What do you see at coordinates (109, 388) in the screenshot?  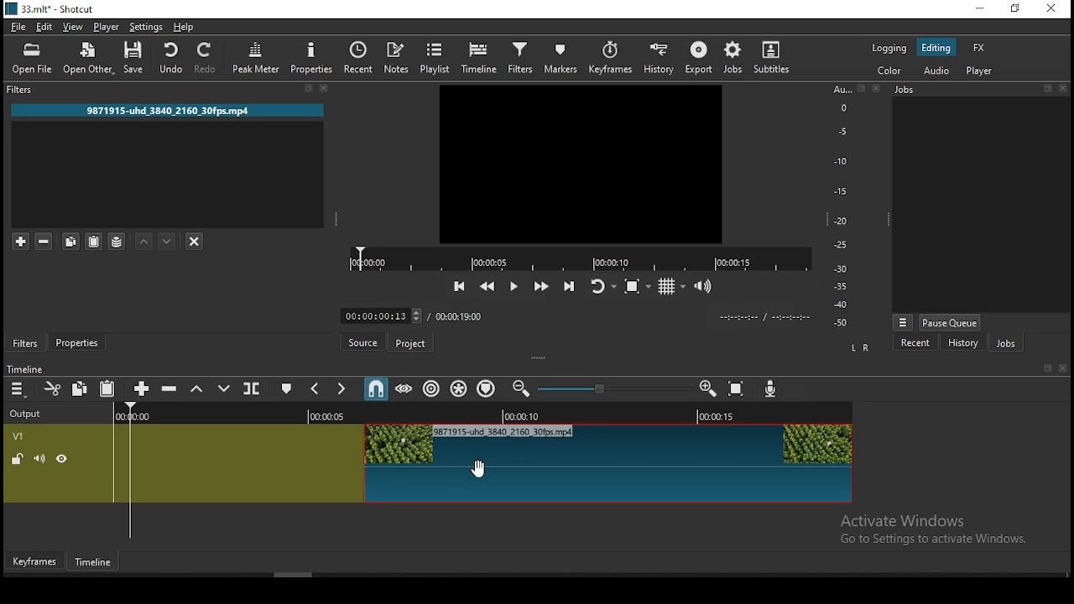 I see `paste` at bounding box center [109, 388].